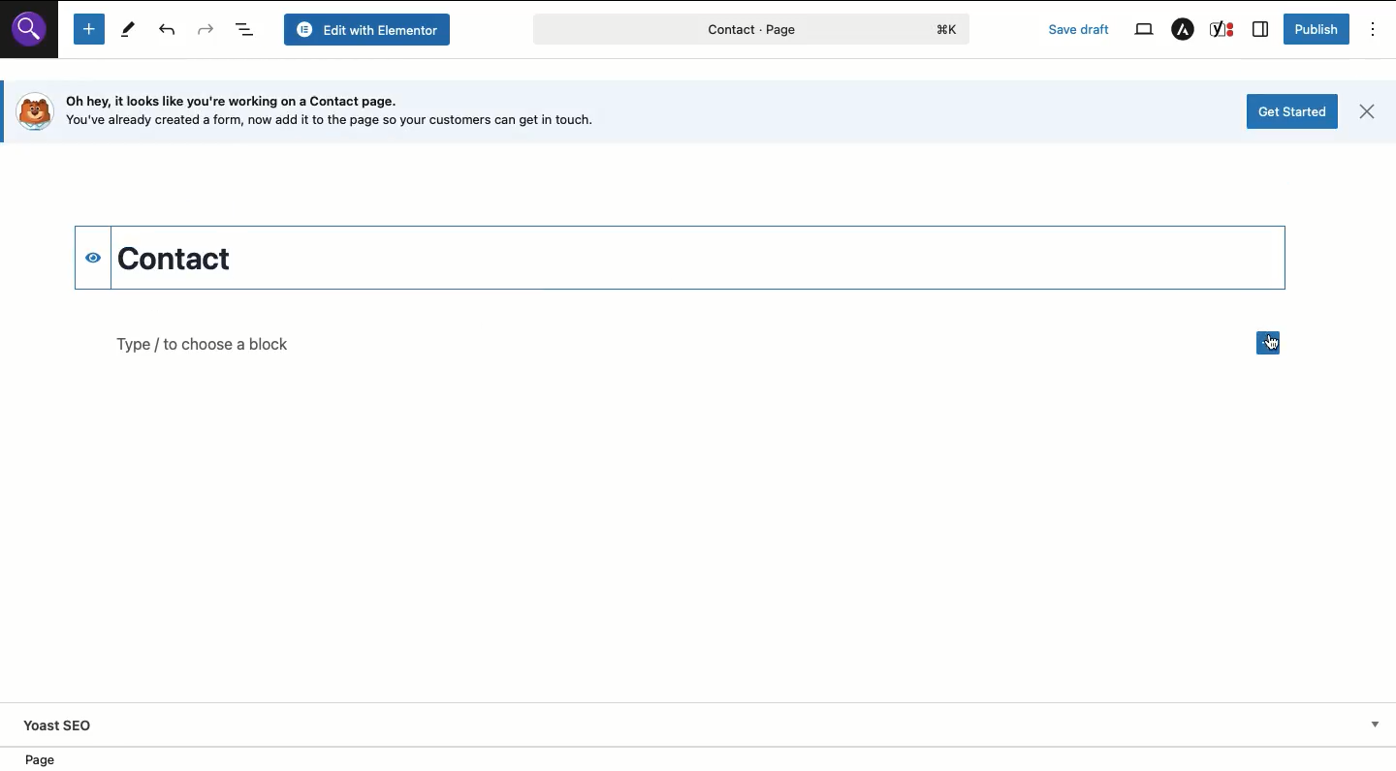 This screenshot has height=771, width=1396. Describe the element at coordinates (1267, 343) in the screenshot. I see `Add new block` at that location.